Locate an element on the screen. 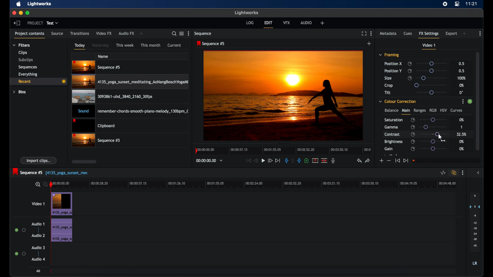  metadata is located at coordinates (388, 33).